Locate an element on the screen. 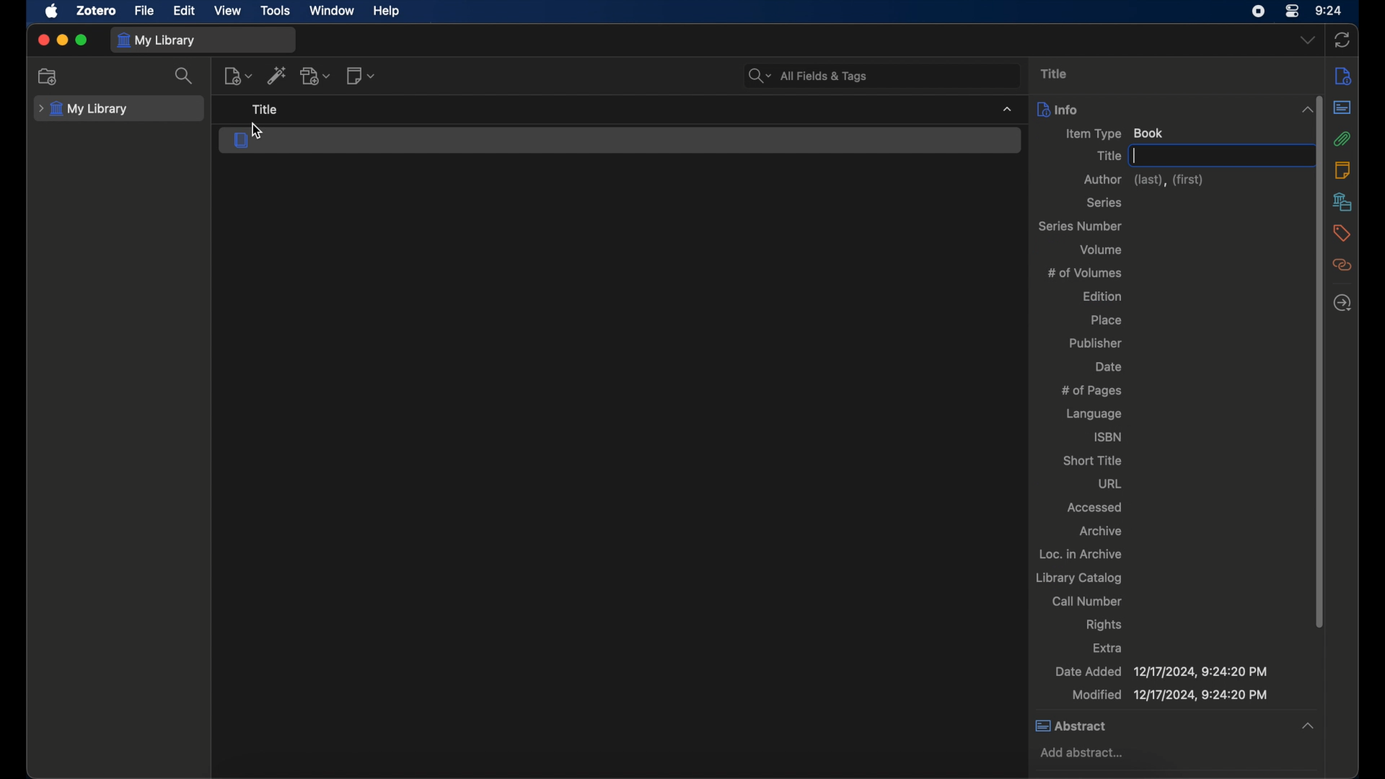 Image resolution: width=1385 pixels, height=779 pixels. item type  is located at coordinates (1116, 133).